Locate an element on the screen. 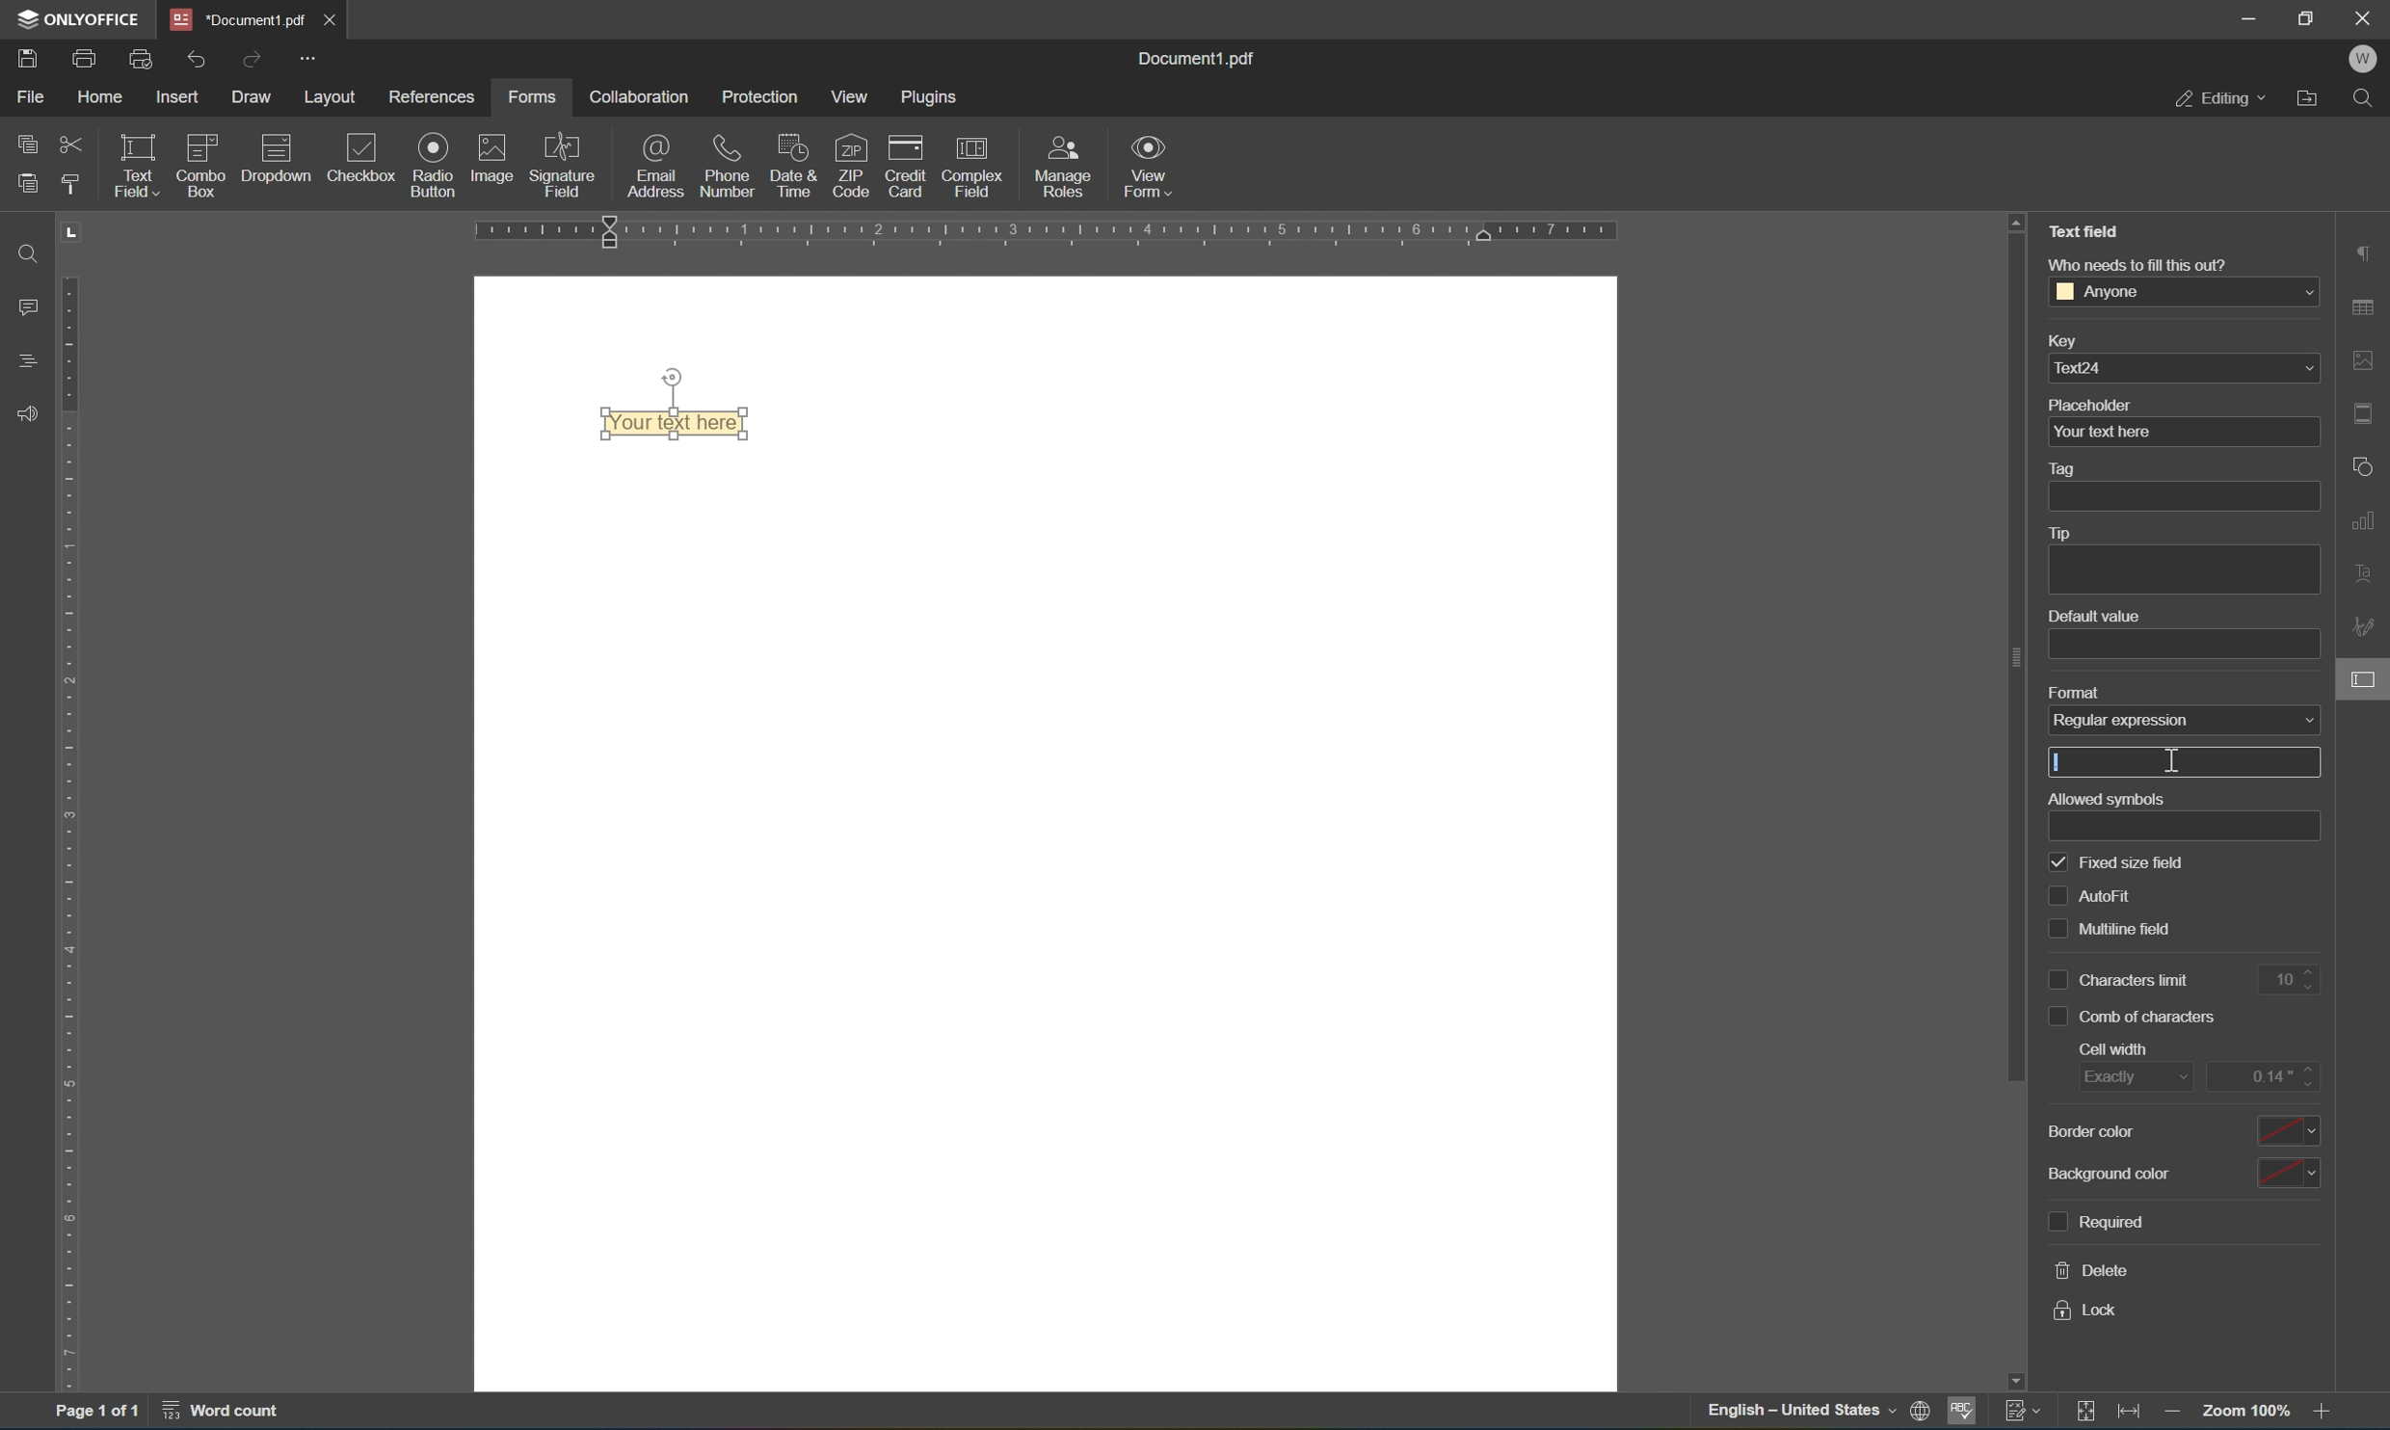 This screenshot has height=1430, width=2390. forms is located at coordinates (531, 97).